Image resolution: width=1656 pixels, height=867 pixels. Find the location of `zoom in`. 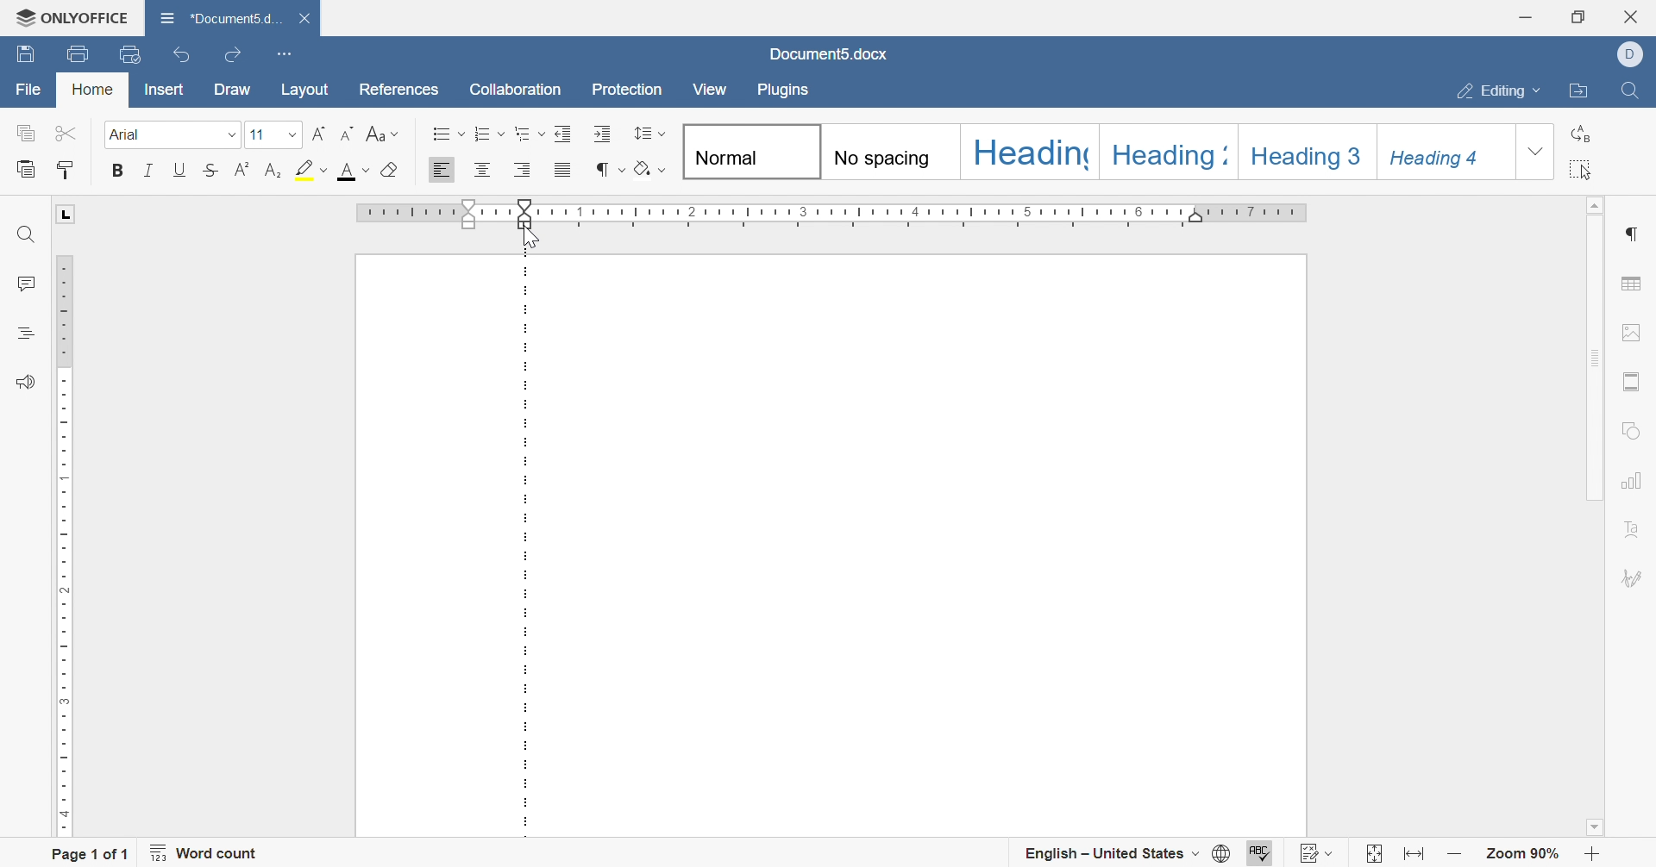

zoom in is located at coordinates (1592, 855).